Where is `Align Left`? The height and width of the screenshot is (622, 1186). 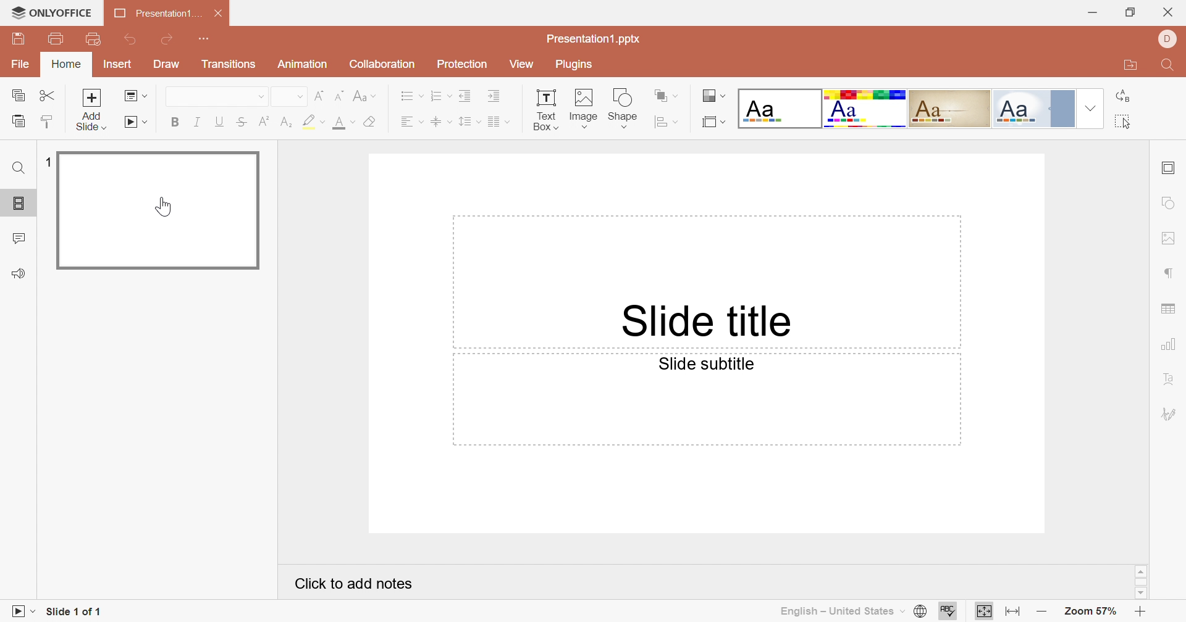 Align Left is located at coordinates (413, 118).